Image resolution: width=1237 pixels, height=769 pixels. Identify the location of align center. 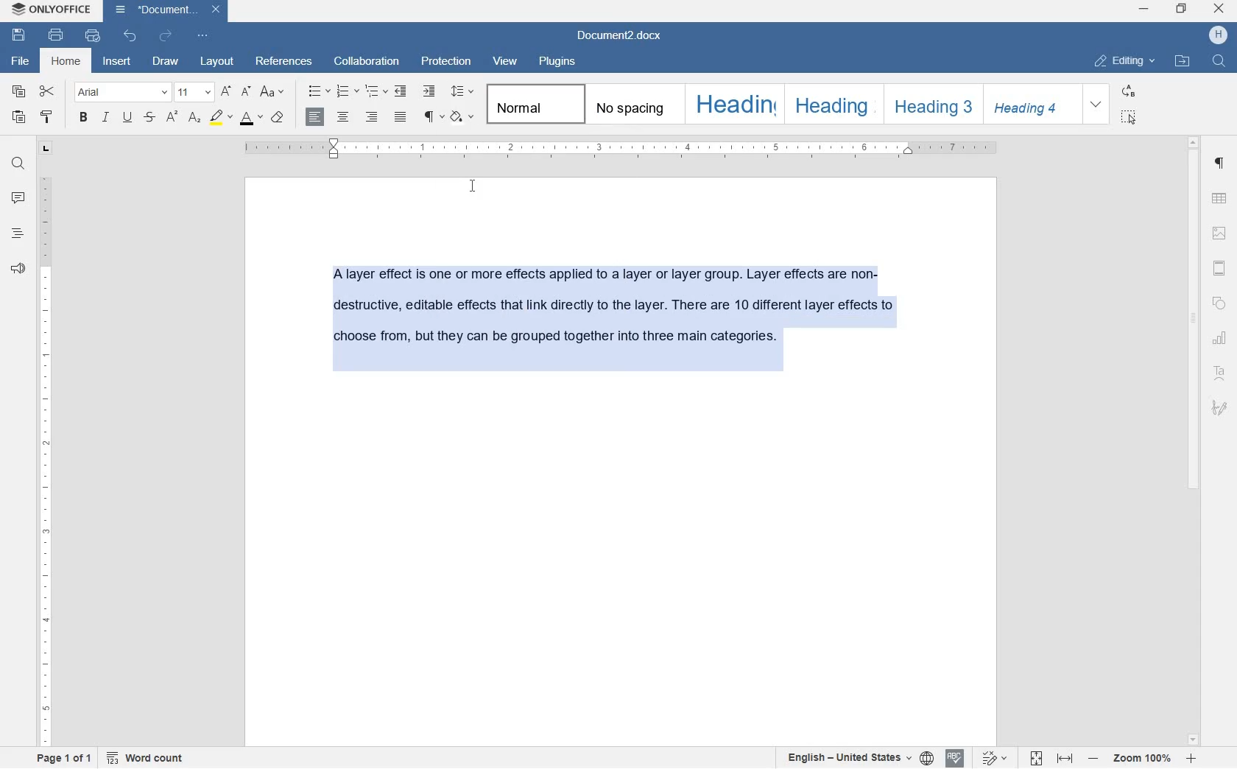
(342, 117).